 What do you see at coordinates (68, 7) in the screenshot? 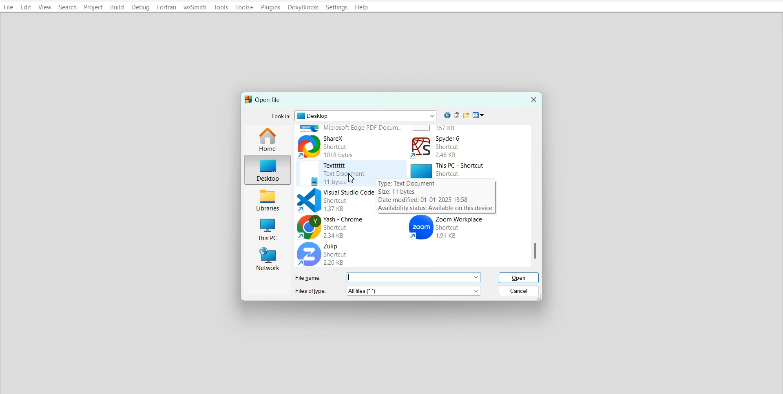
I see `Search` at bounding box center [68, 7].